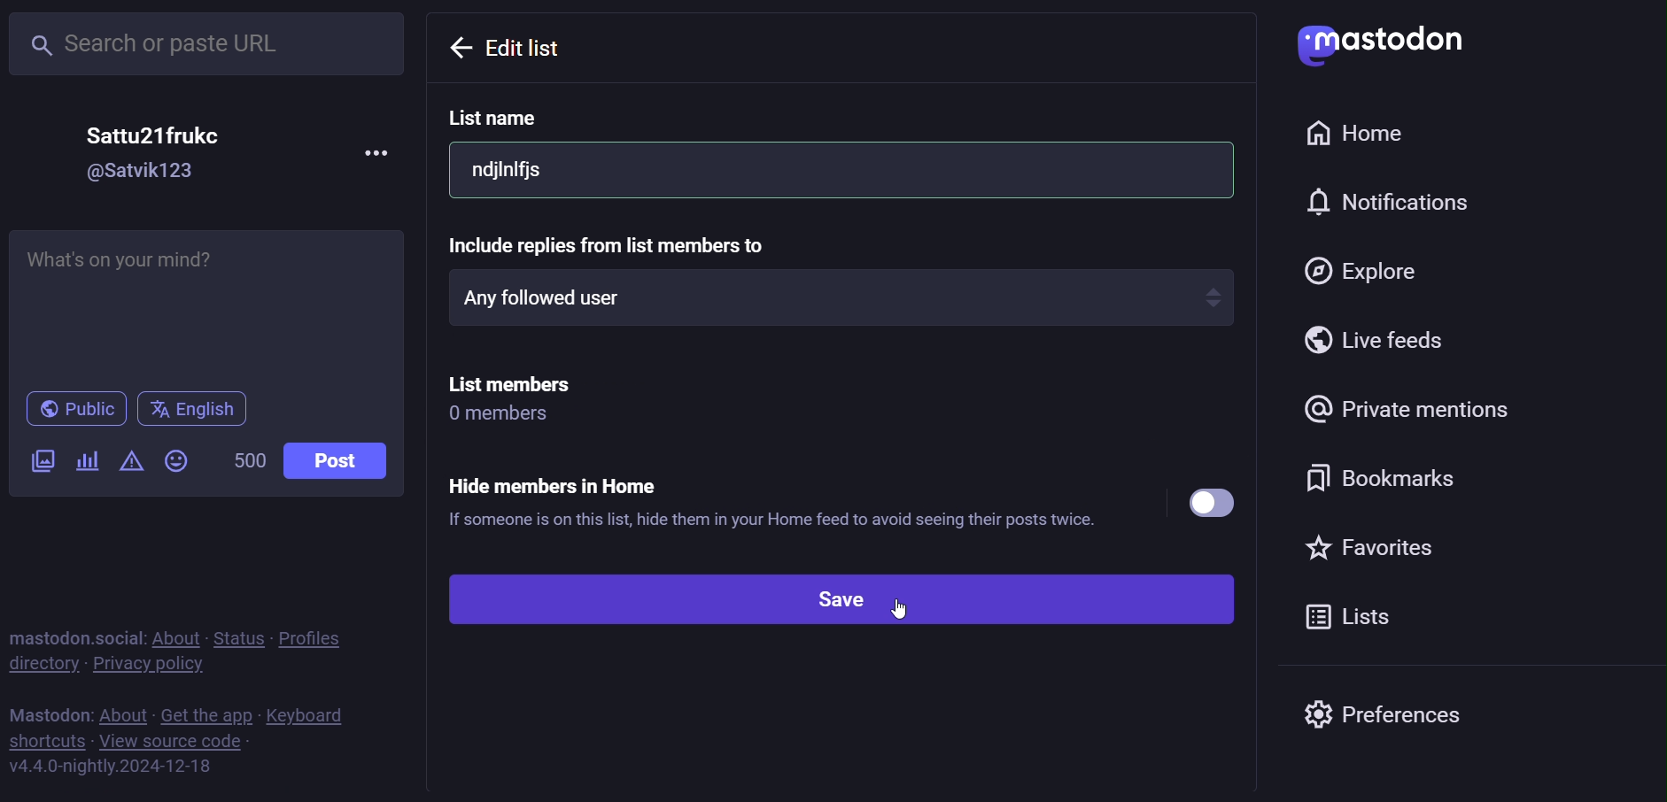 The height and width of the screenshot is (802, 1667). What do you see at coordinates (132, 464) in the screenshot?
I see `content warning` at bounding box center [132, 464].